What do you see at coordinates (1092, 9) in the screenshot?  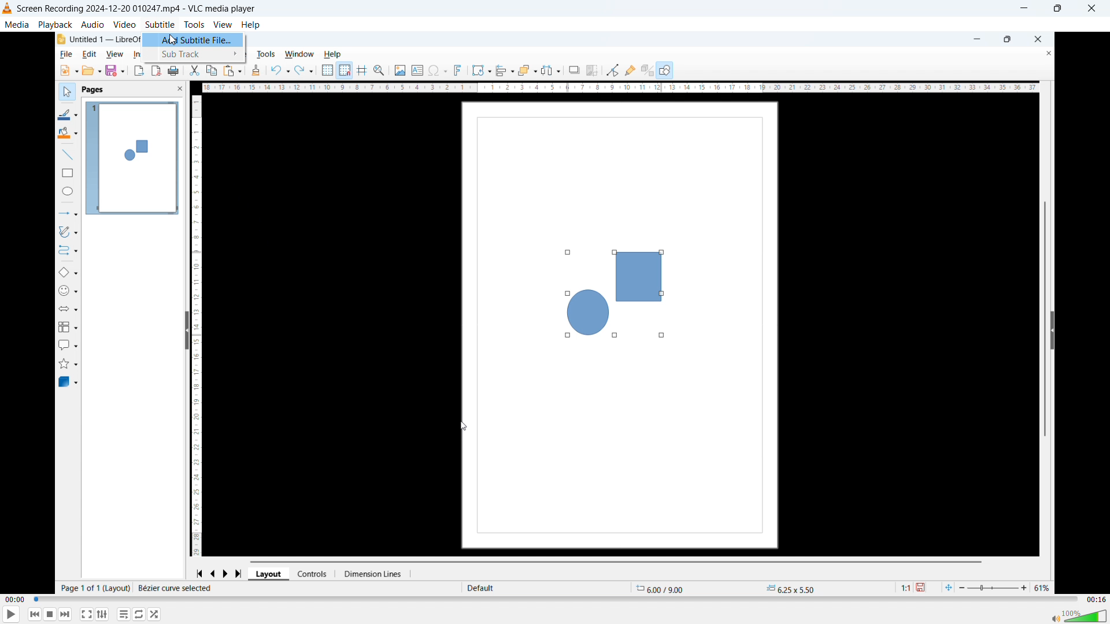 I see `close ` at bounding box center [1092, 9].